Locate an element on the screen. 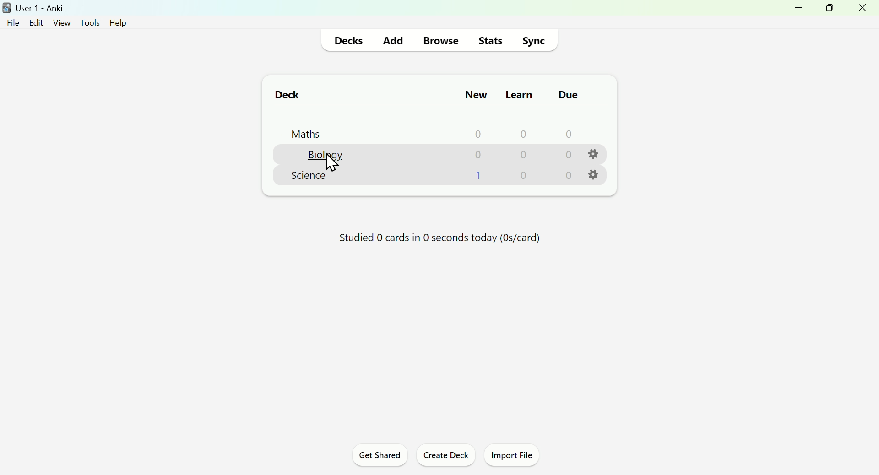  minimize is located at coordinates (800, 10).